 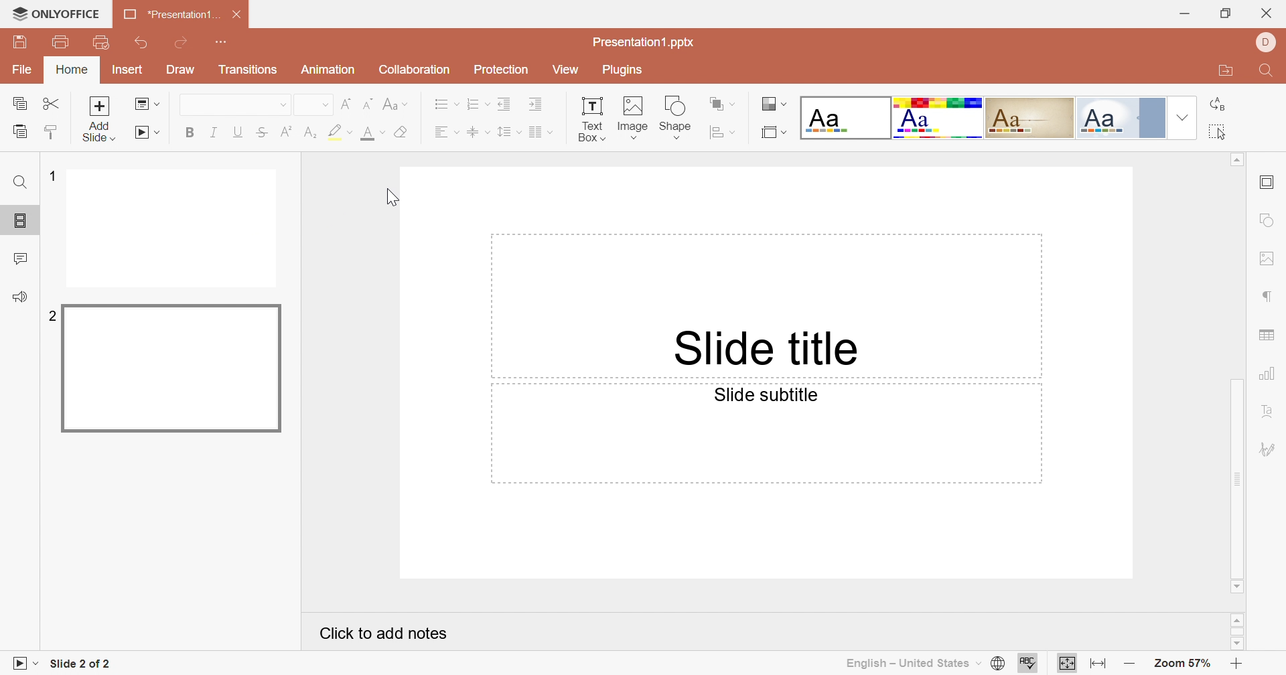 What do you see at coordinates (1119, 118) in the screenshot?
I see `Official` at bounding box center [1119, 118].